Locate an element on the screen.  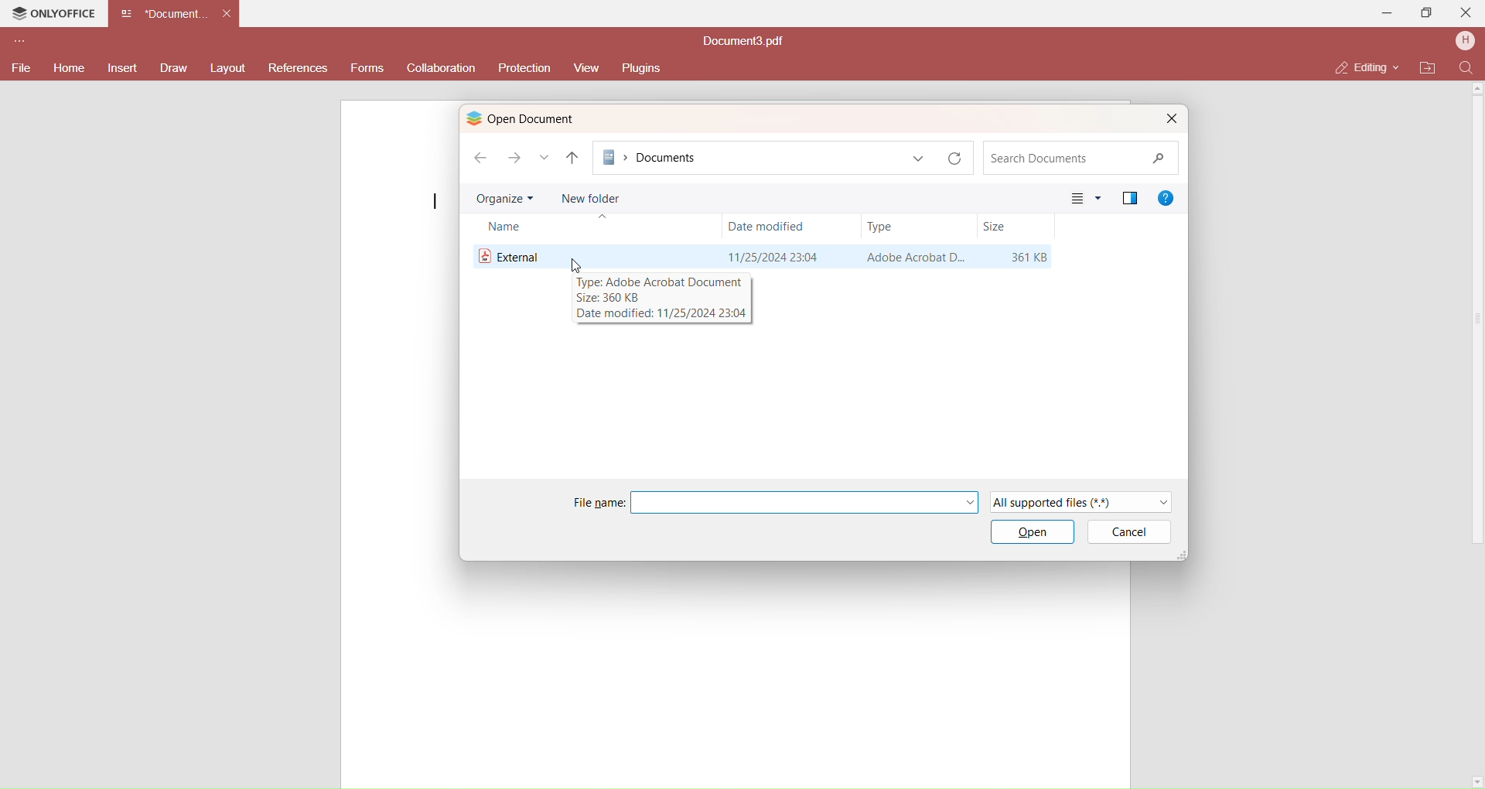
Drop Down is located at coordinates (1398, 66).